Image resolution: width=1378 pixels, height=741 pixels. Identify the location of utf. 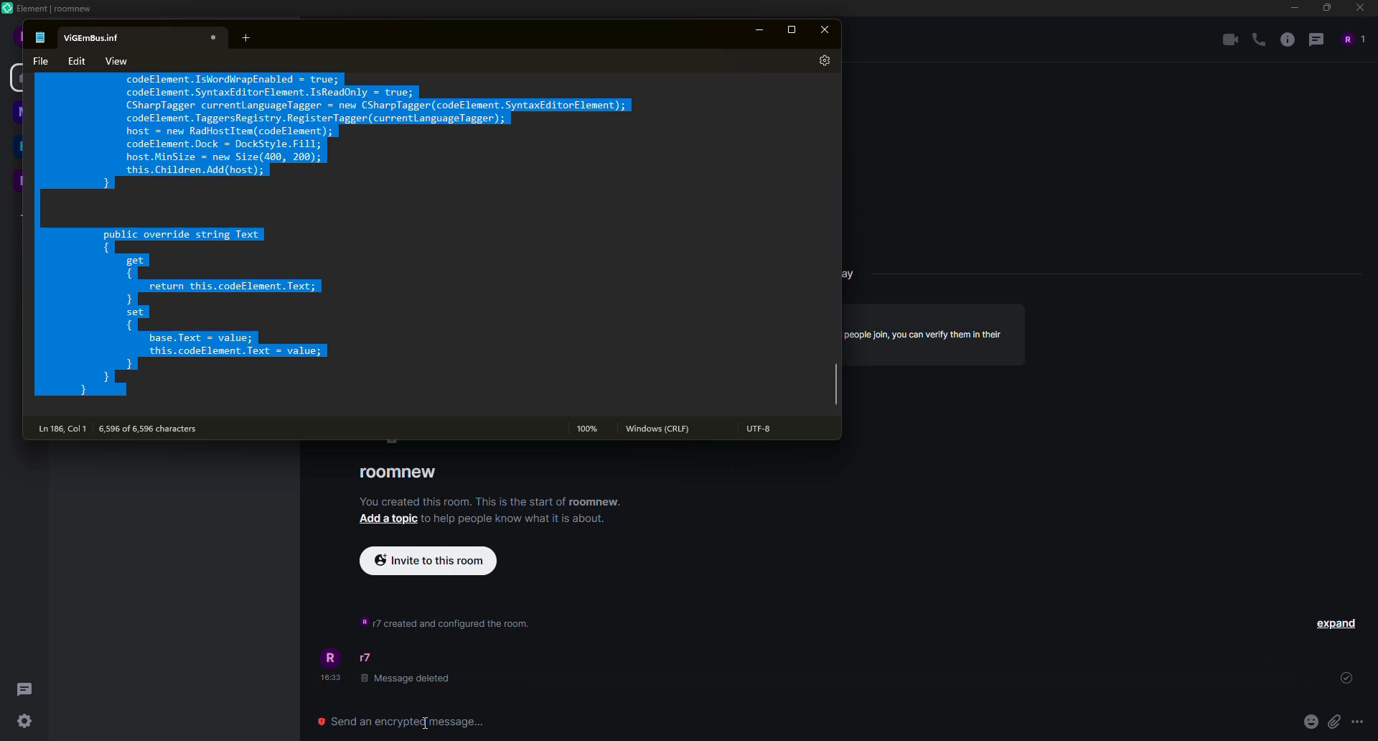
(763, 430).